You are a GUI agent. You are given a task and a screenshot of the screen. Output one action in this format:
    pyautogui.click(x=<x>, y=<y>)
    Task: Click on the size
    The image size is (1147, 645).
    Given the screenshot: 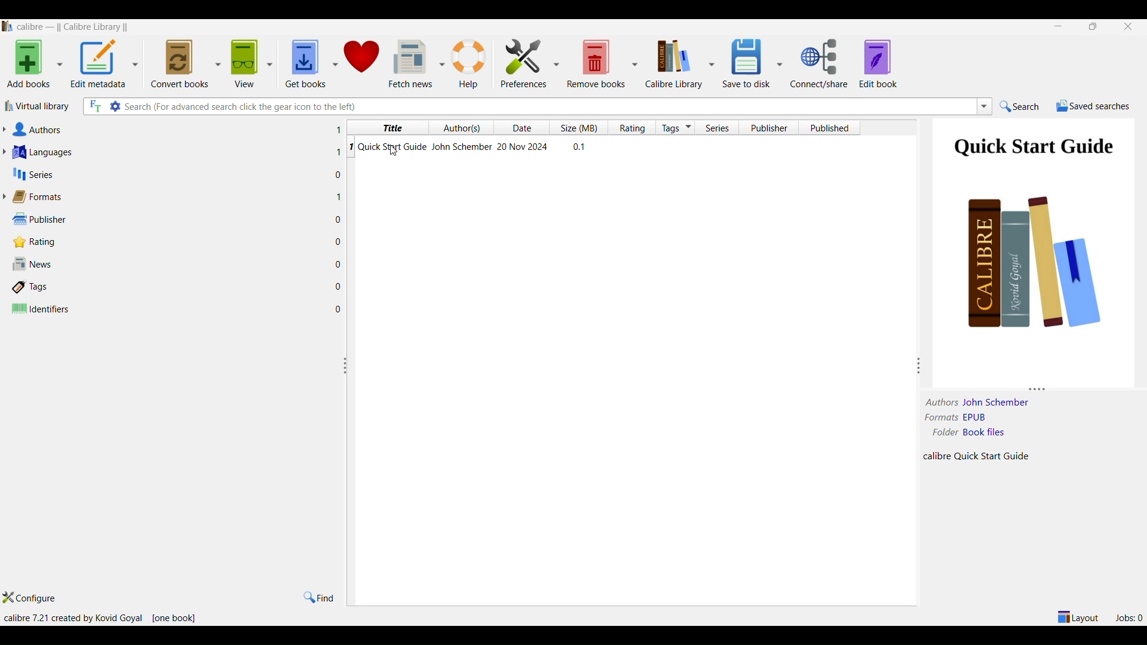 What is the action you would take?
    pyautogui.click(x=582, y=127)
    